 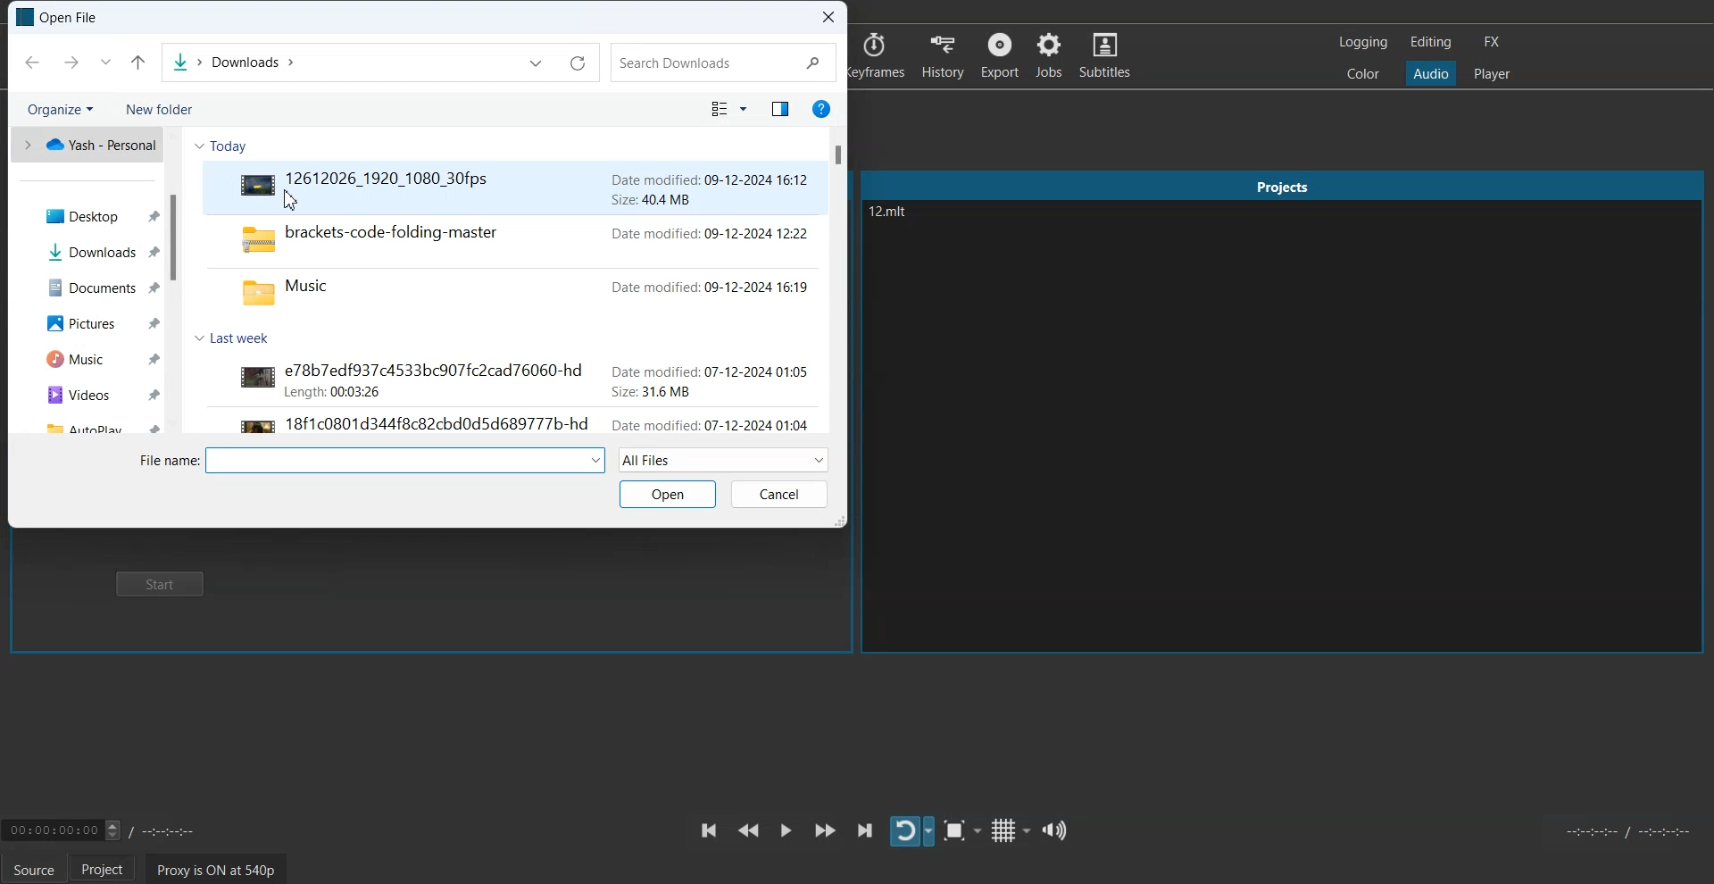 What do you see at coordinates (1048, 55) in the screenshot?
I see `Jobs` at bounding box center [1048, 55].